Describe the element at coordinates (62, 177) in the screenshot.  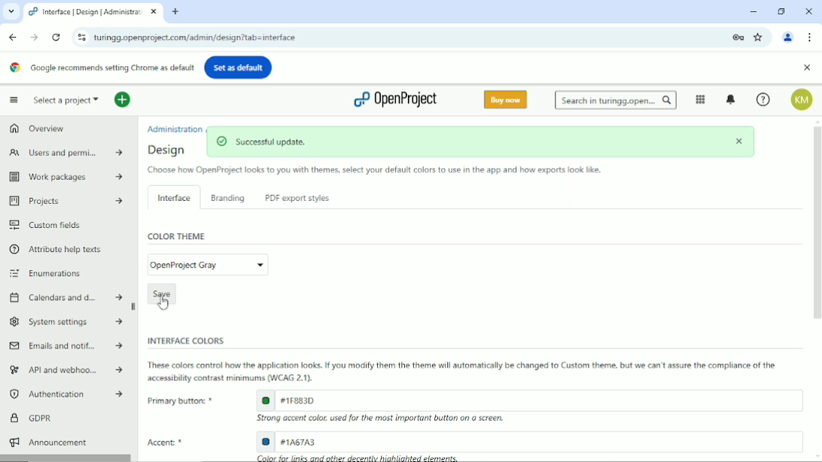
I see `Work packages` at that location.